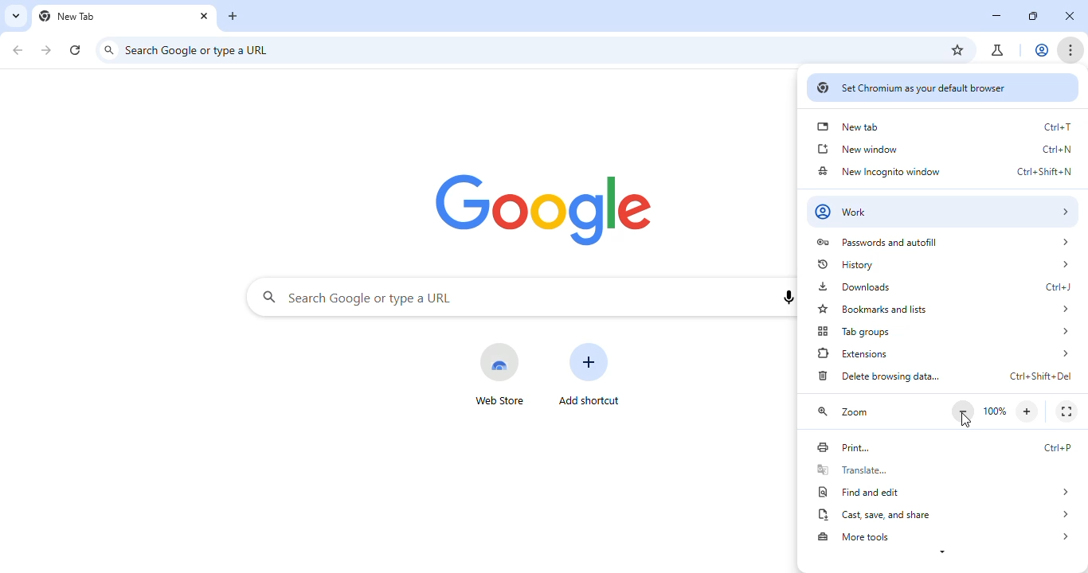 The height and width of the screenshot is (573, 1088). Describe the element at coordinates (941, 88) in the screenshot. I see `set chromium as your default browser` at that location.